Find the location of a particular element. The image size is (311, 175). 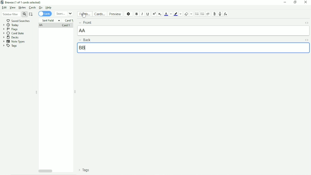

Front is located at coordinates (85, 22).